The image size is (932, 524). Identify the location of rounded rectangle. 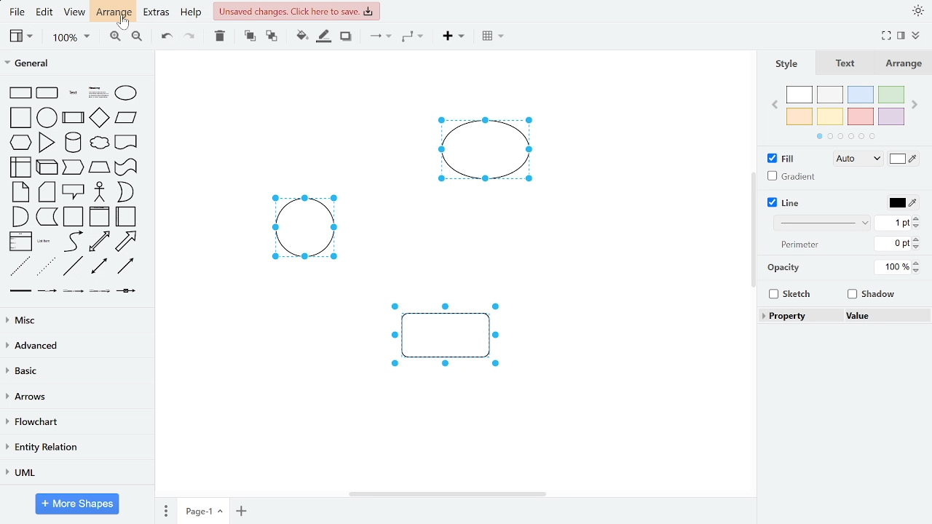
(48, 92).